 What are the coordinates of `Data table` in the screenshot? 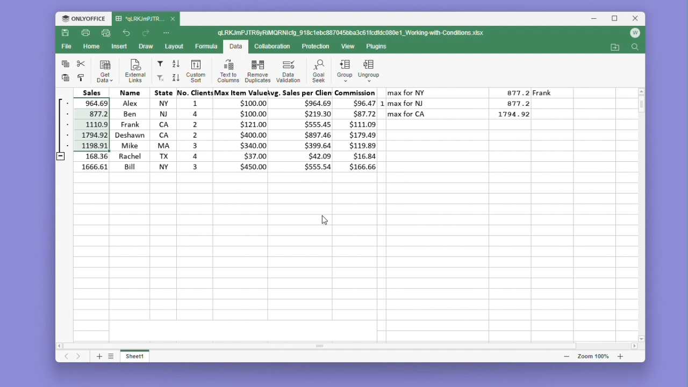 It's located at (469, 105).